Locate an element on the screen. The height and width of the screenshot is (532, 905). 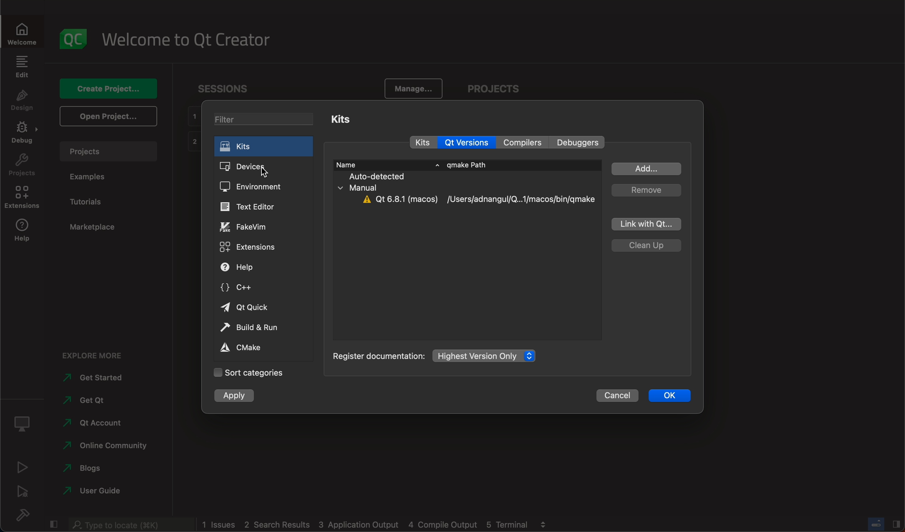
sessions is located at coordinates (228, 88).